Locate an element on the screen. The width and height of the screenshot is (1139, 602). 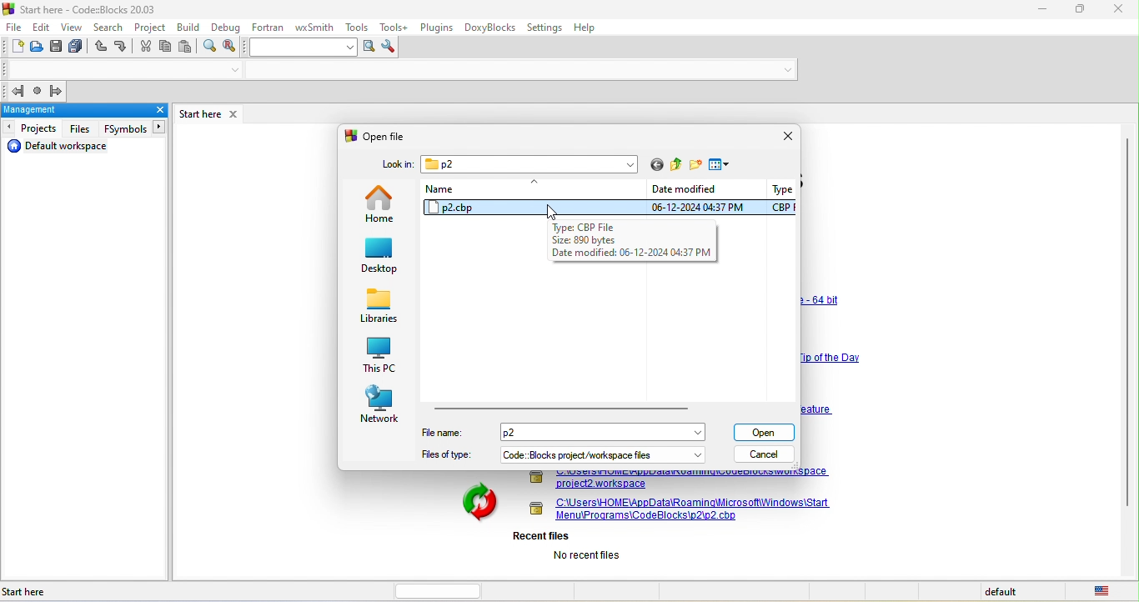
default workspacet is located at coordinates (63, 147).